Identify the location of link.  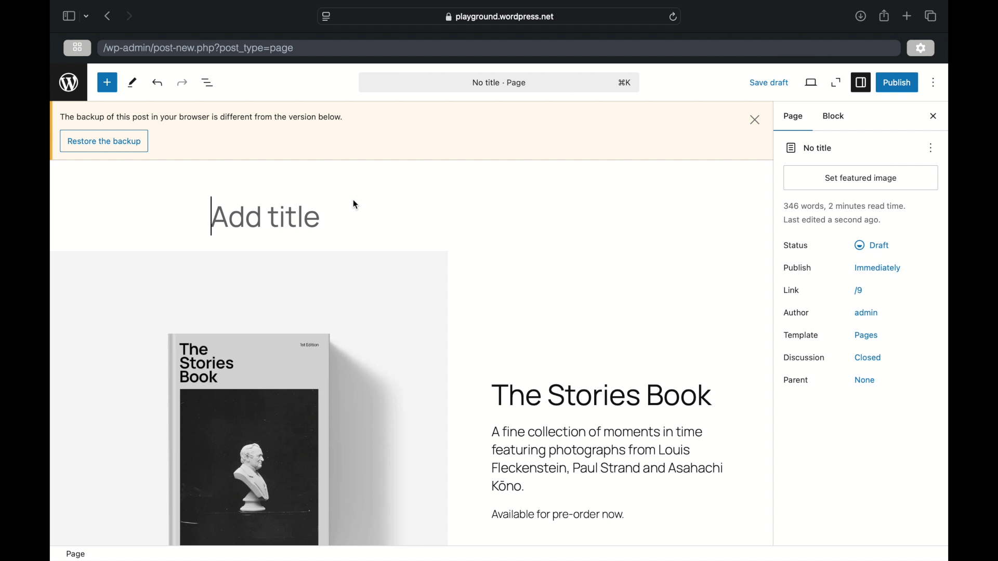
(792, 290).